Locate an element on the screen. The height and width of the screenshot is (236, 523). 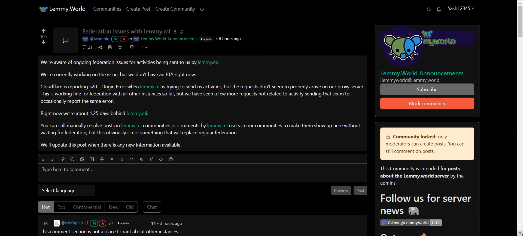
lemmy.ml. is located at coordinates (211, 62).